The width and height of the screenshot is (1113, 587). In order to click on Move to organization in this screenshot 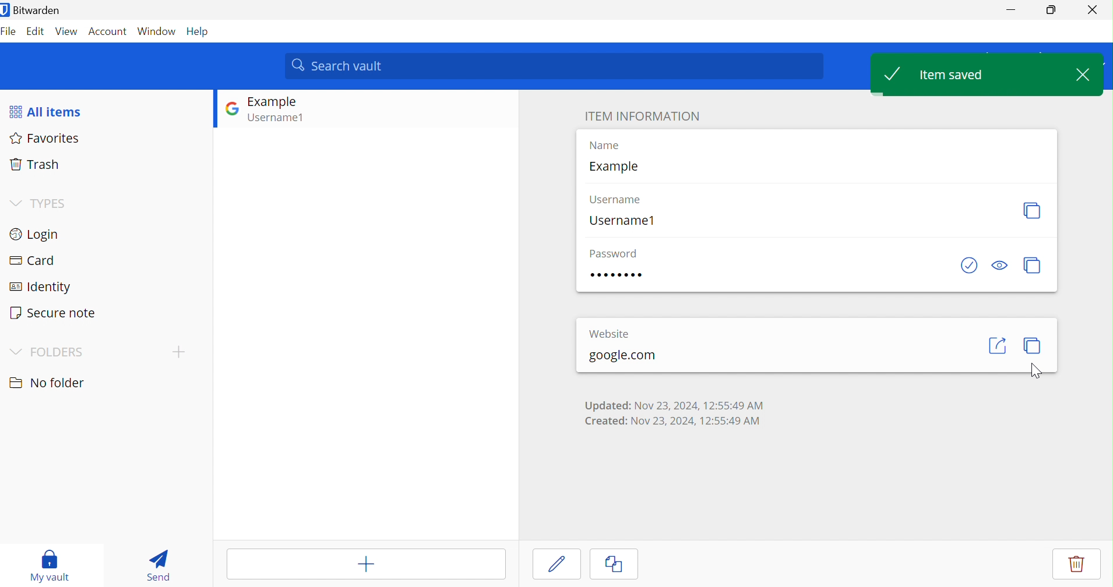, I will do `click(1019, 565)`.